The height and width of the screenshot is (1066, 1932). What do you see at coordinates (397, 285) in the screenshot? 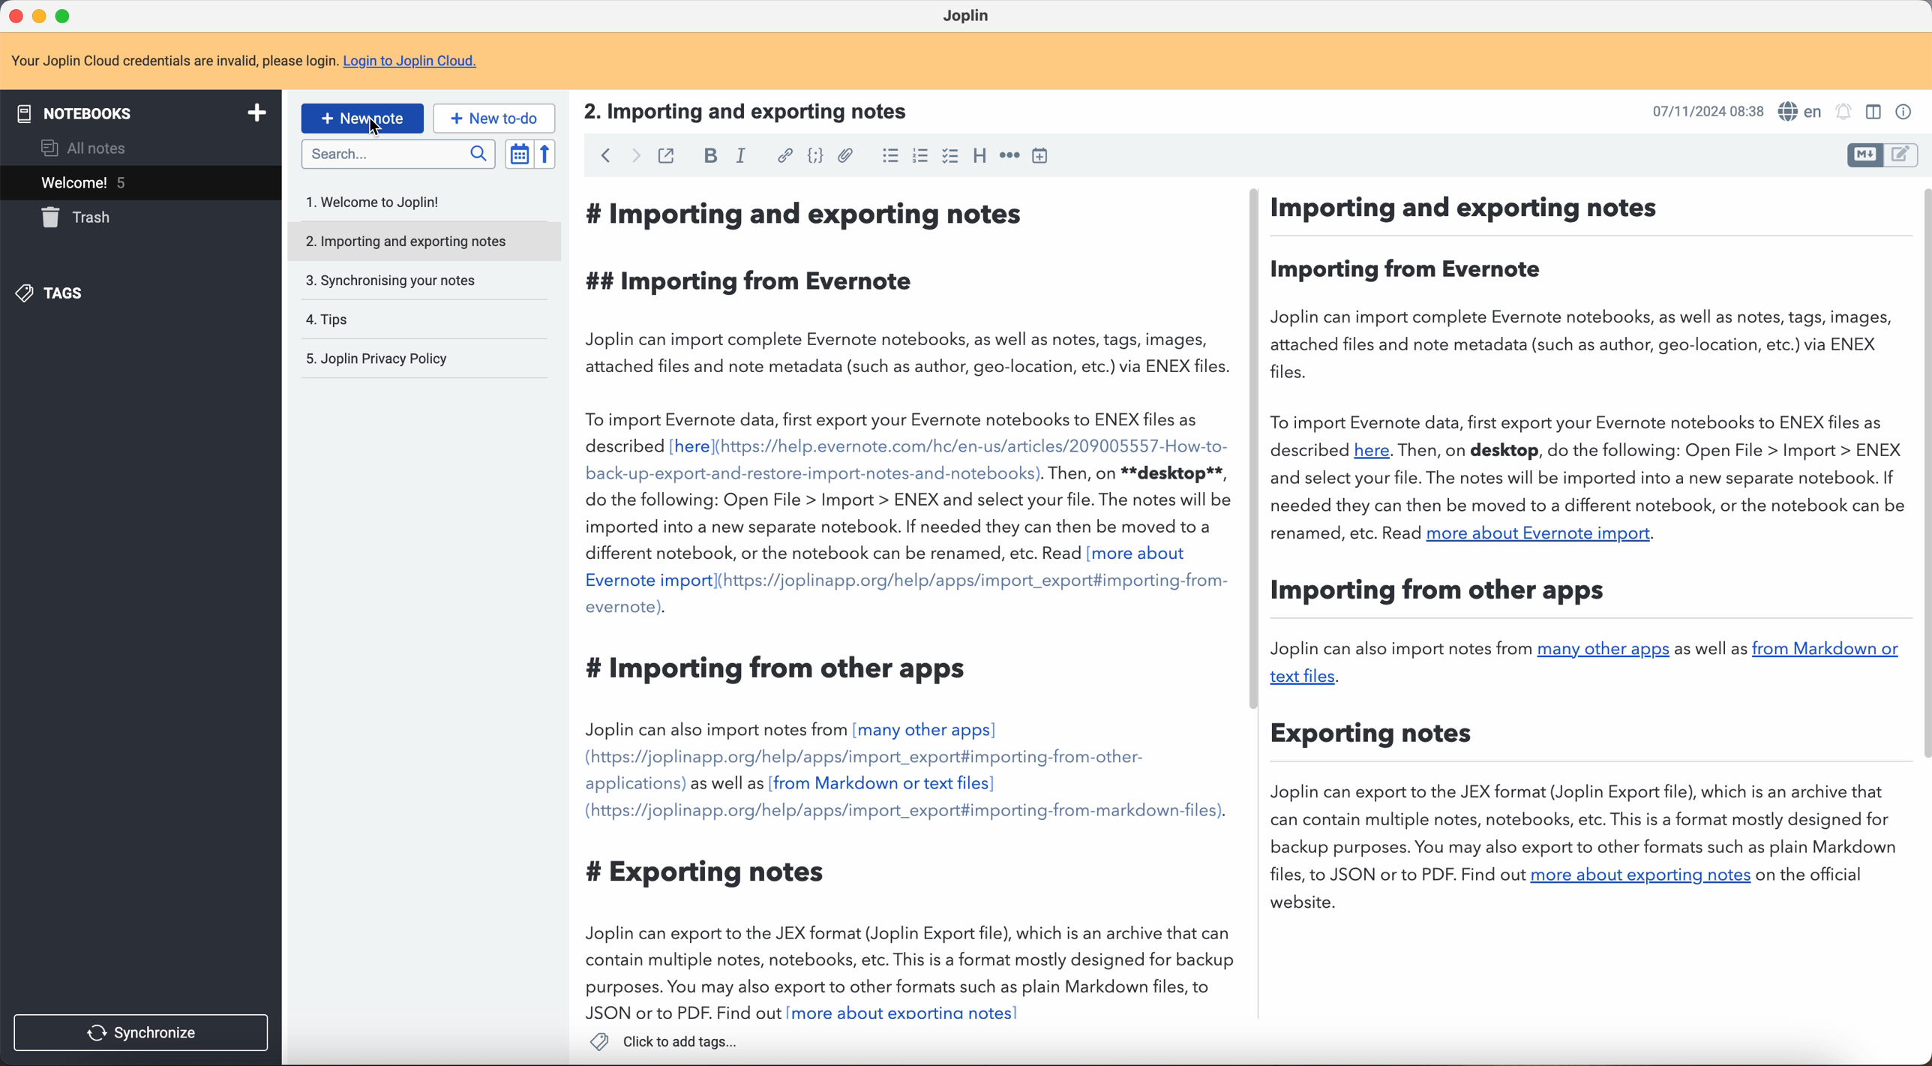
I see `synchronising your notes` at bounding box center [397, 285].